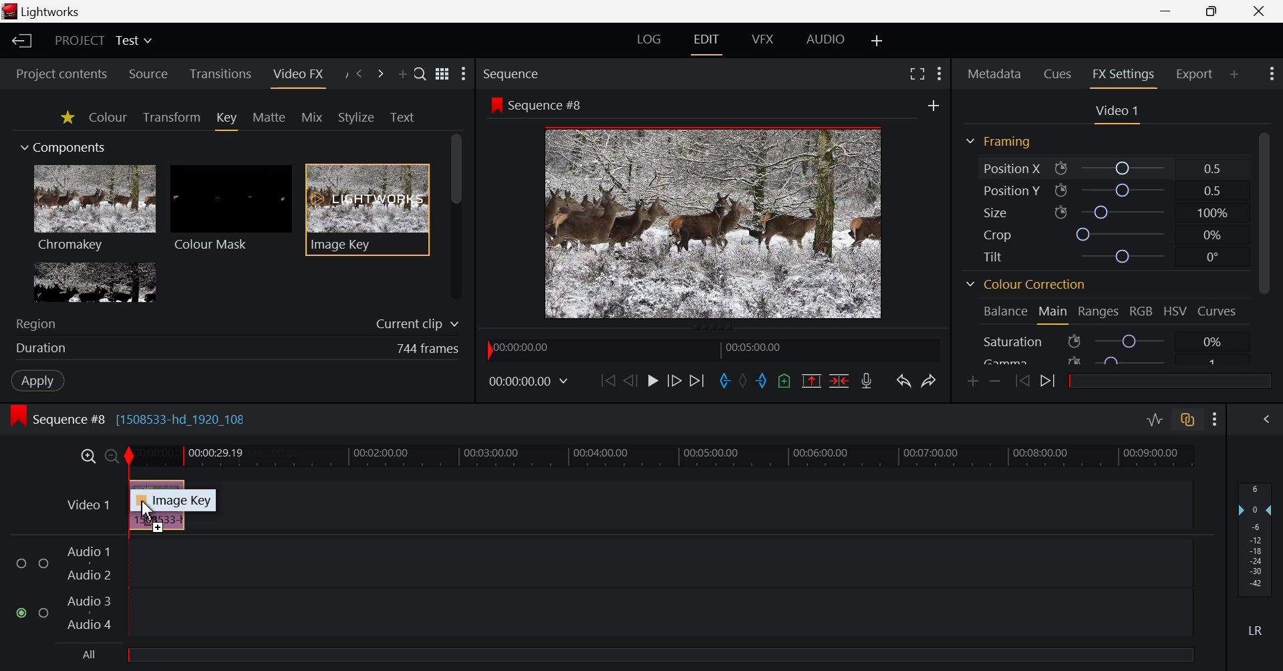 The image size is (1283, 671). Describe the element at coordinates (495, 104) in the screenshot. I see `icon` at that location.